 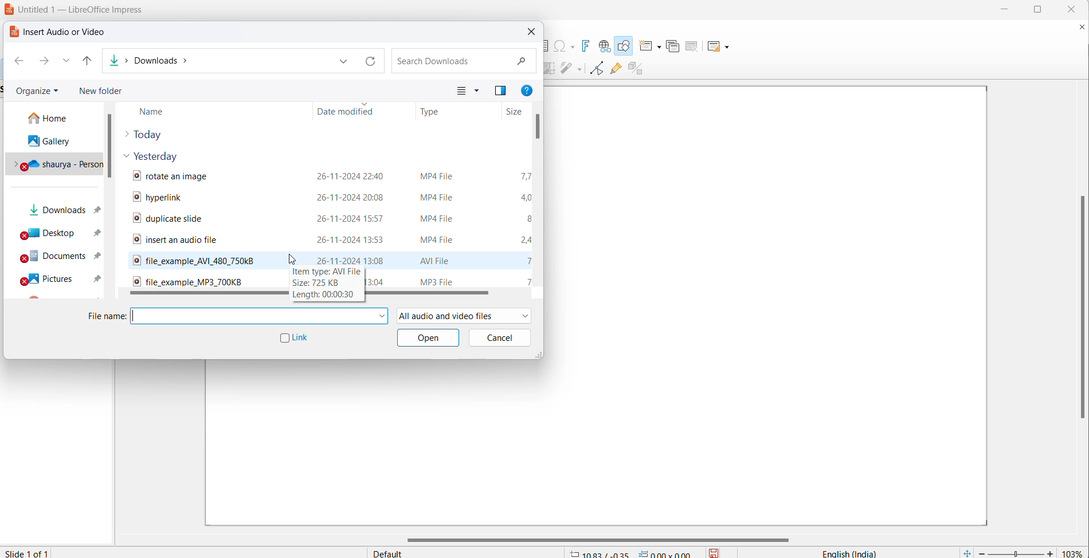 I want to click on path dropdown button, so click(x=344, y=61).